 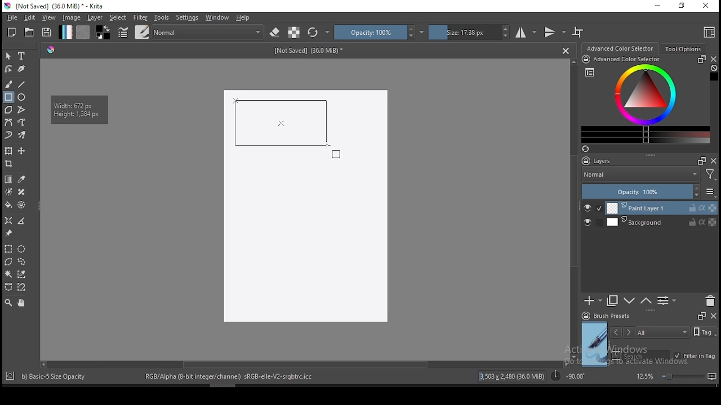 I want to click on advance color selector, so click(x=621, y=48).